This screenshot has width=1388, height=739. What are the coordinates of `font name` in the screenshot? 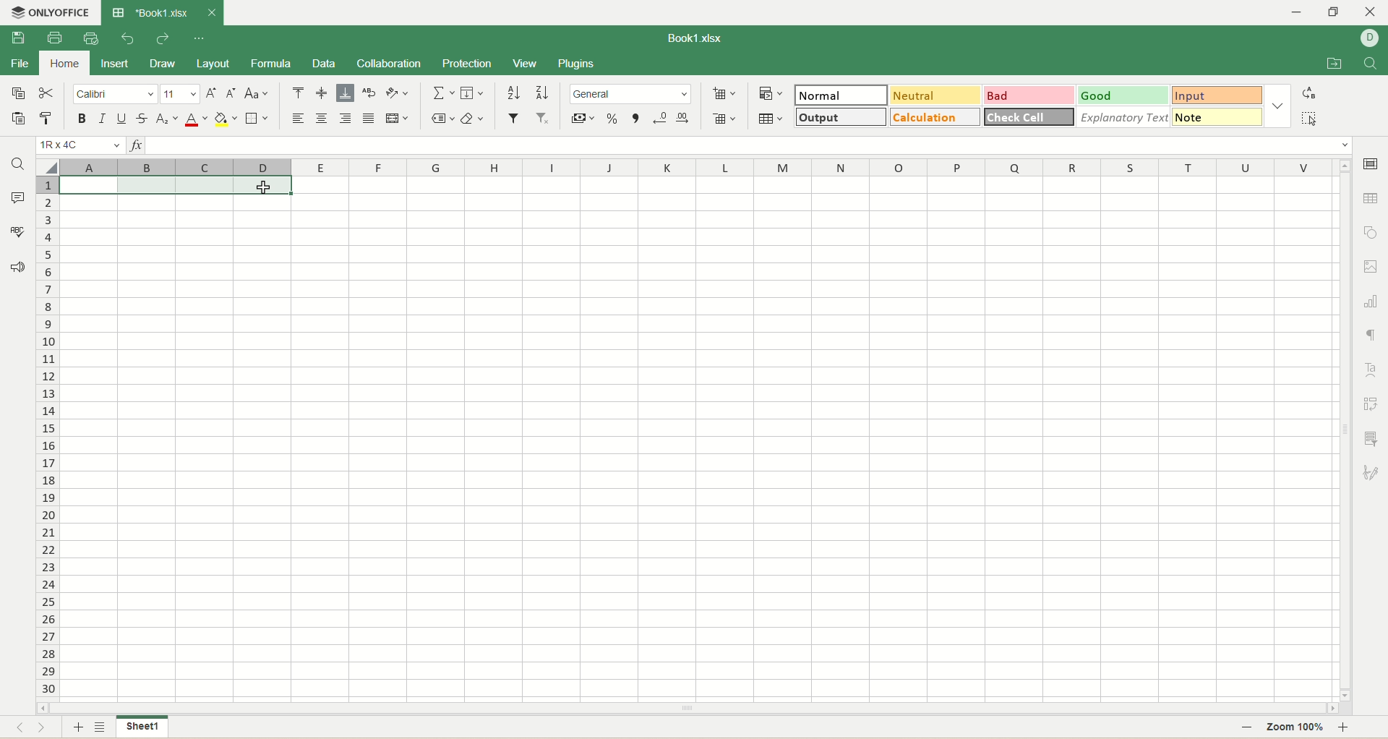 It's located at (114, 94).